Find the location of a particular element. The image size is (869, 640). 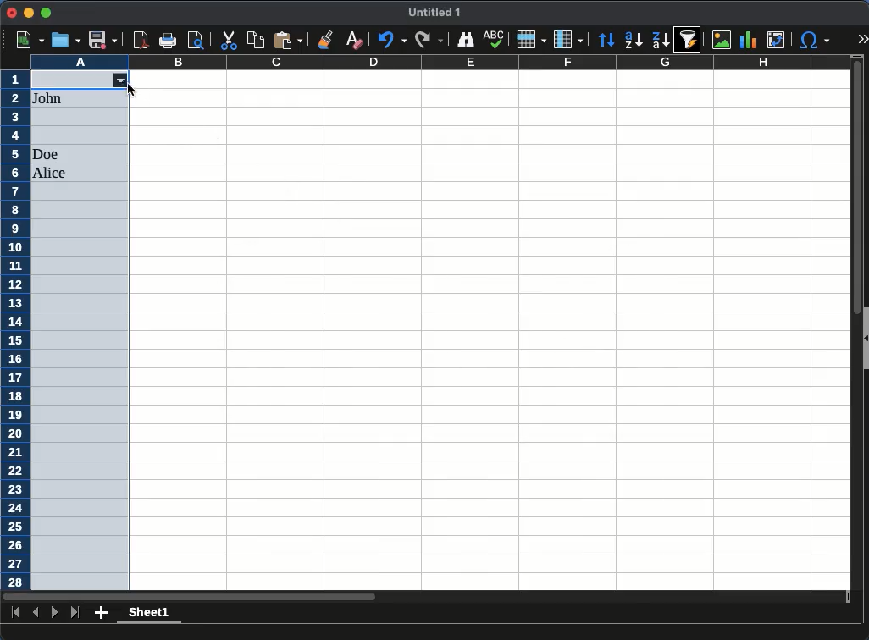

save is located at coordinates (102, 40).